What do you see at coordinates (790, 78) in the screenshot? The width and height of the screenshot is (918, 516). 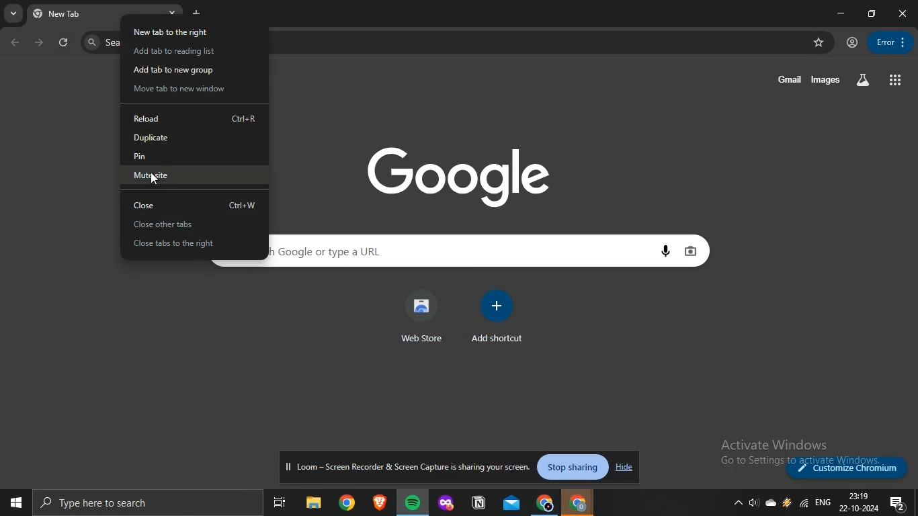 I see `gmail` at bounding box center [790, 78].